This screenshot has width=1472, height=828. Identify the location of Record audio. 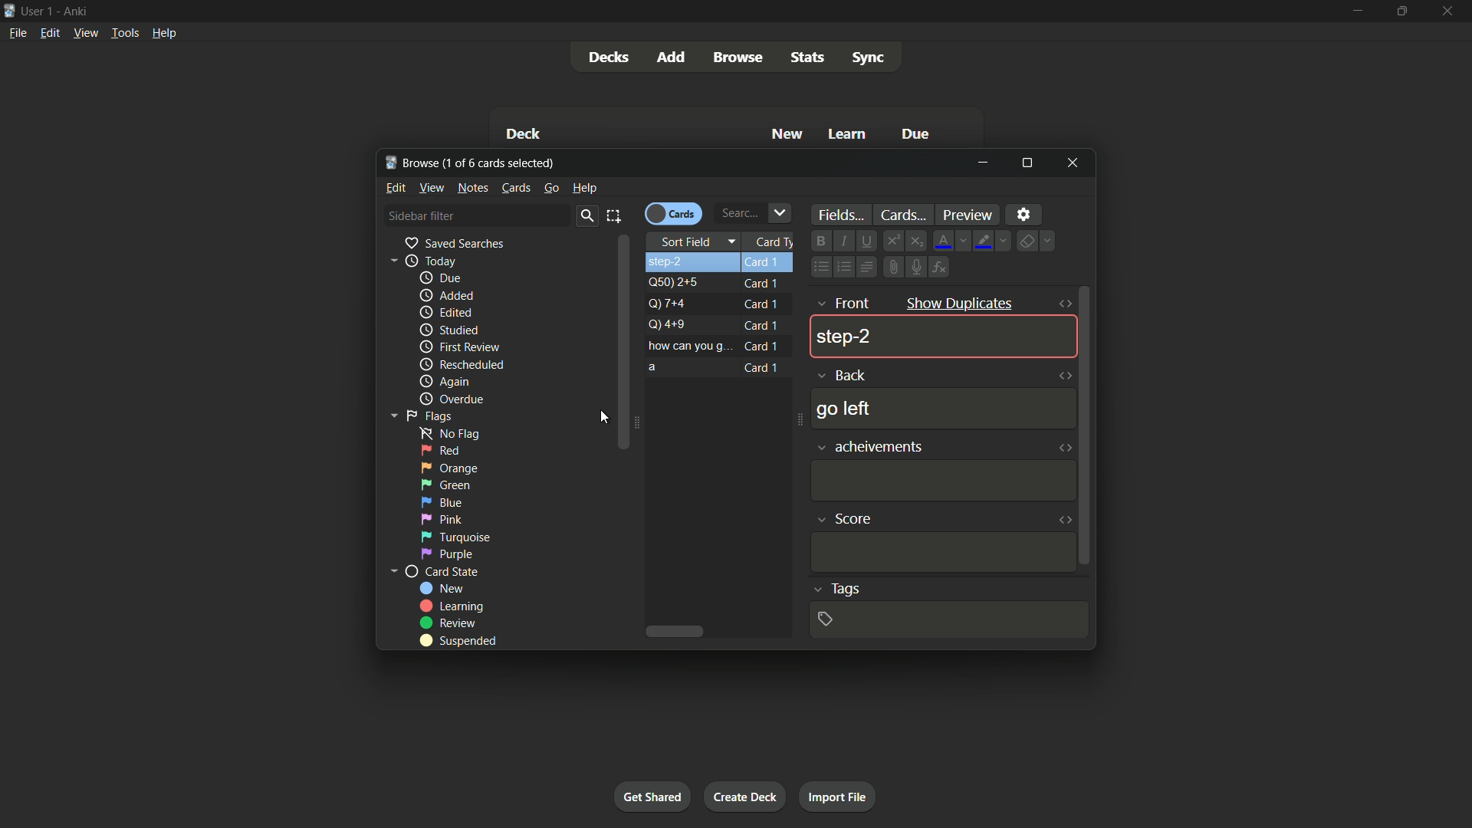
(915, 267).